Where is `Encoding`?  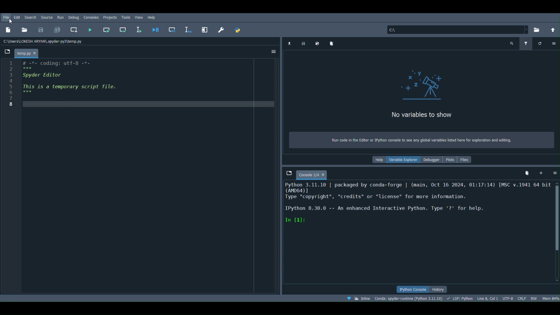
Encoding is located at coordinates (508, 298).